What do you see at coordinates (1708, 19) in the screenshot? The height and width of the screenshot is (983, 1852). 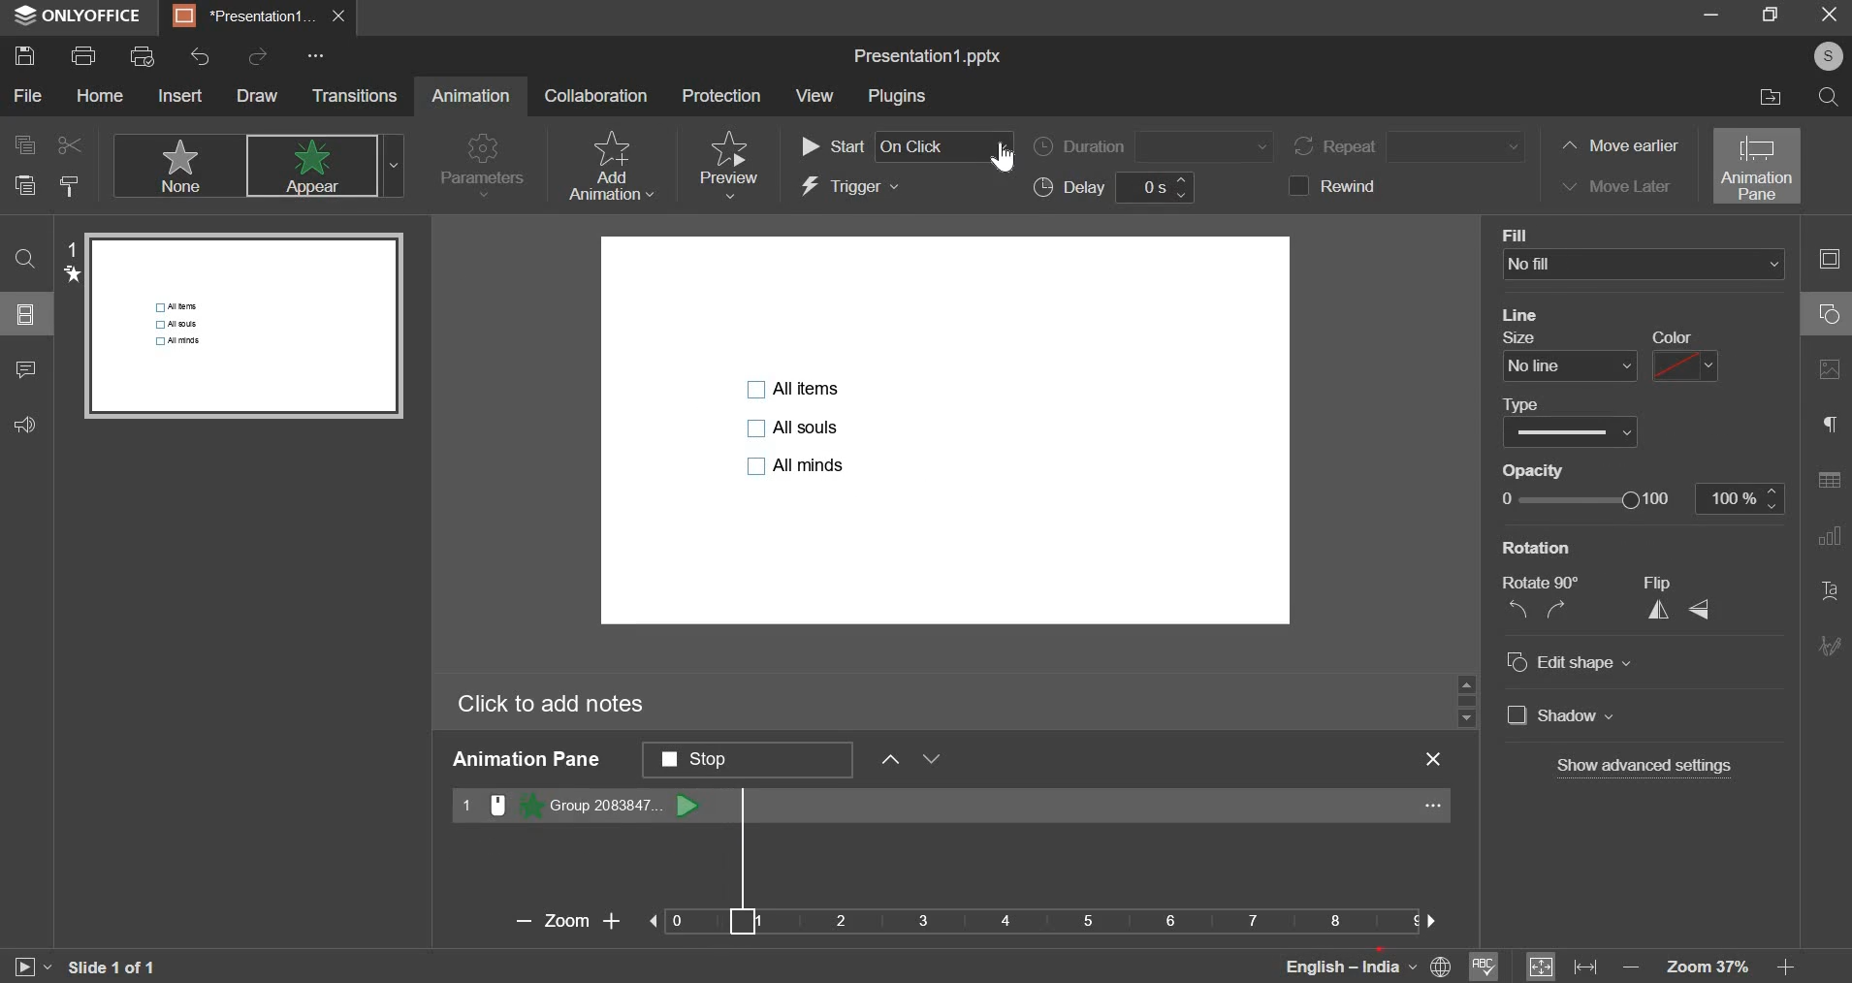 I see `minimize` at bounding box center [1708, 19].